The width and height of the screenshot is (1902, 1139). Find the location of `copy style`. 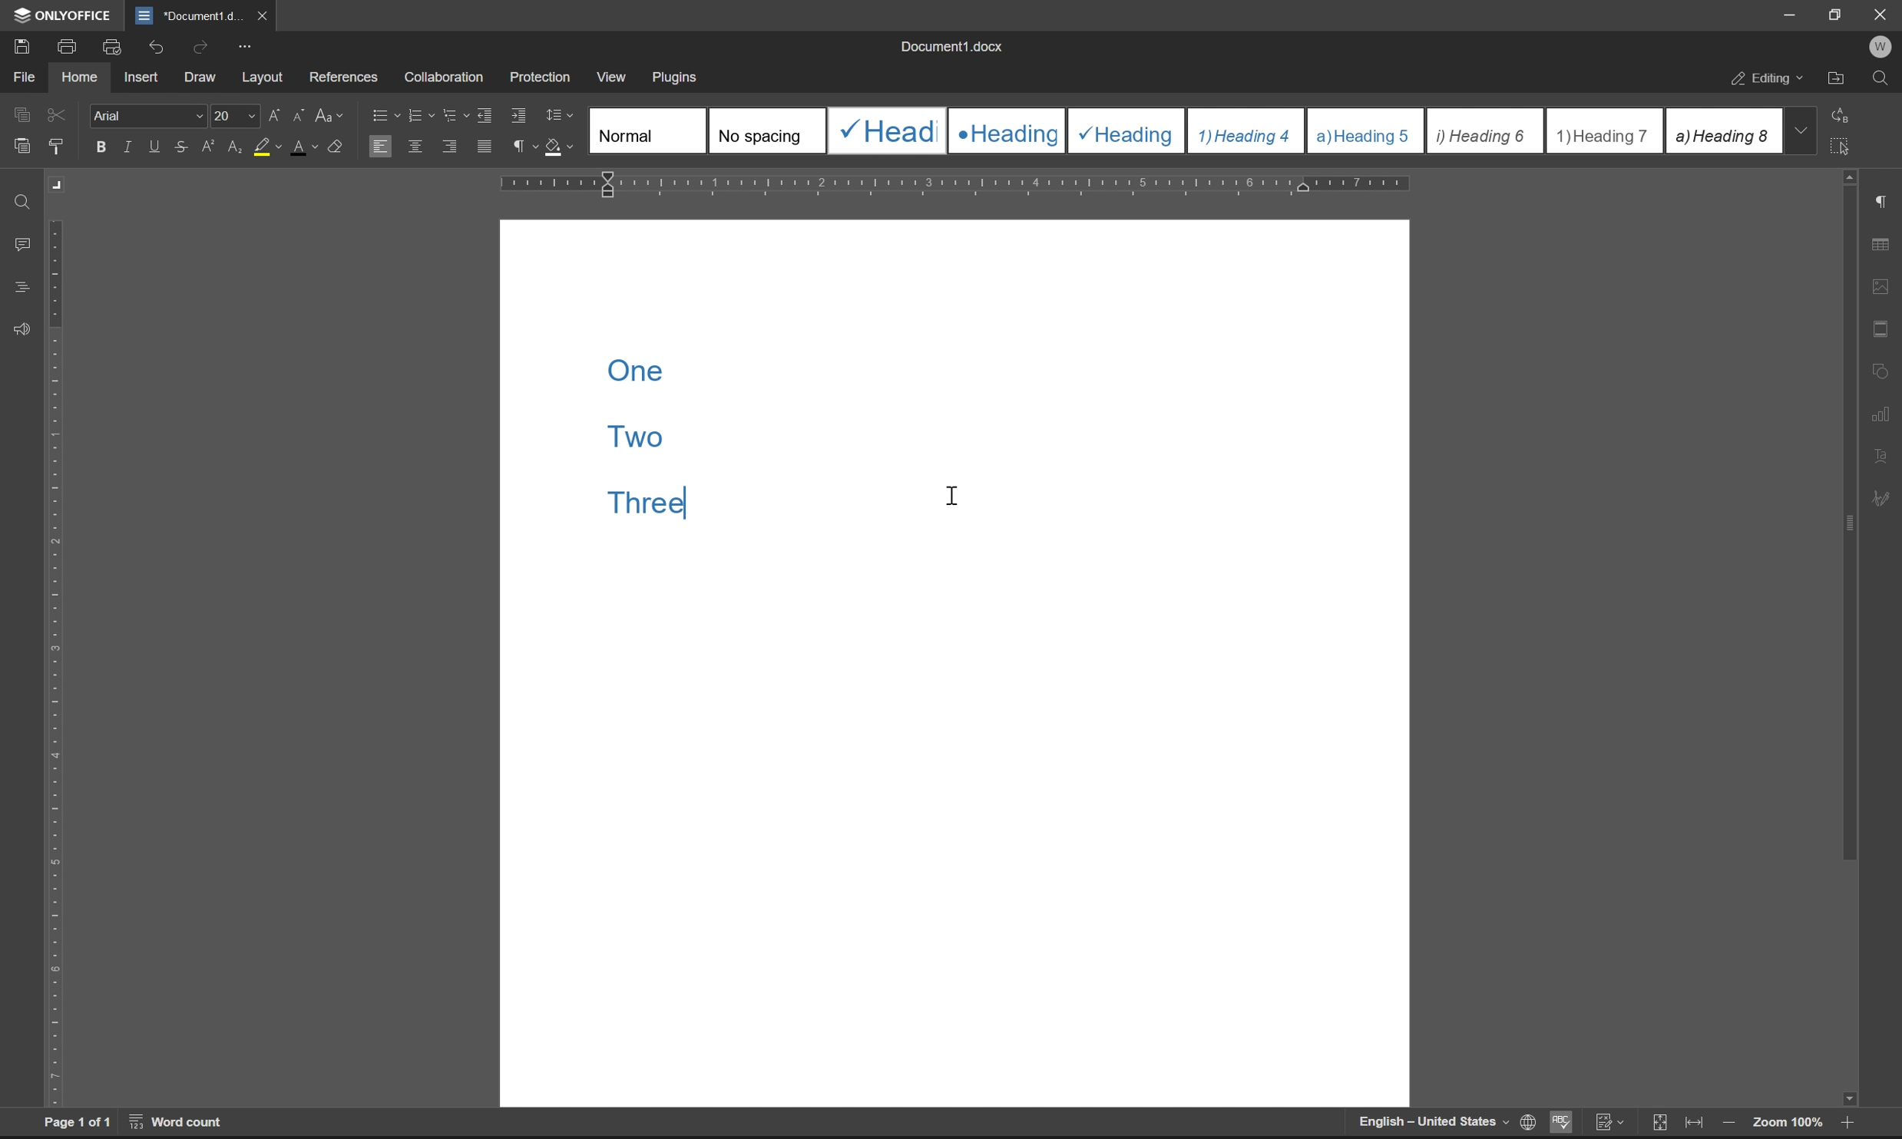

copy style is located at coordinates (56, 147).